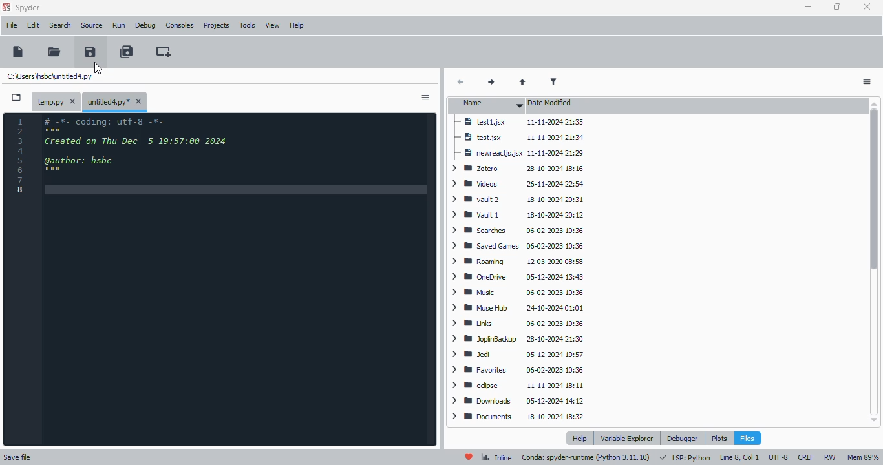 The width and height of the screenshot is (883, 465). What do you see at coordinates (462, 83) in the screenshot?
I see `back` at bounding box center [462, 83].